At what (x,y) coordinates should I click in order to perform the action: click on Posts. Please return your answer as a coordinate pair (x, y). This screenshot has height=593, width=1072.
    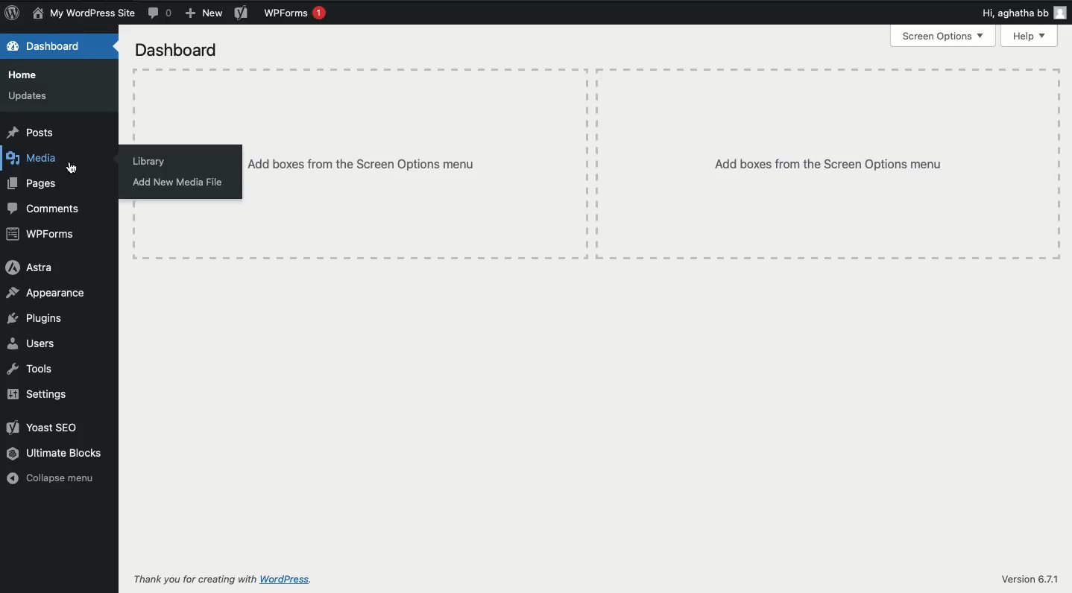
    Looking at the image, I should click on (31, 131).